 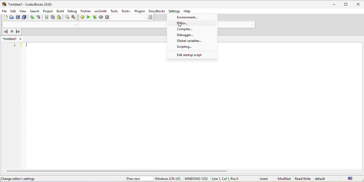 What do you see at coordinates (95, 17) in the screenshot?
I see `build and run` at bounding box center [95, 17].